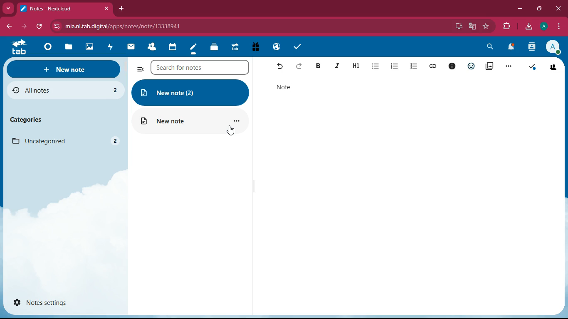  Describe the element at coordinates (560, 26) in the screenshot. I see `menu` at that location.